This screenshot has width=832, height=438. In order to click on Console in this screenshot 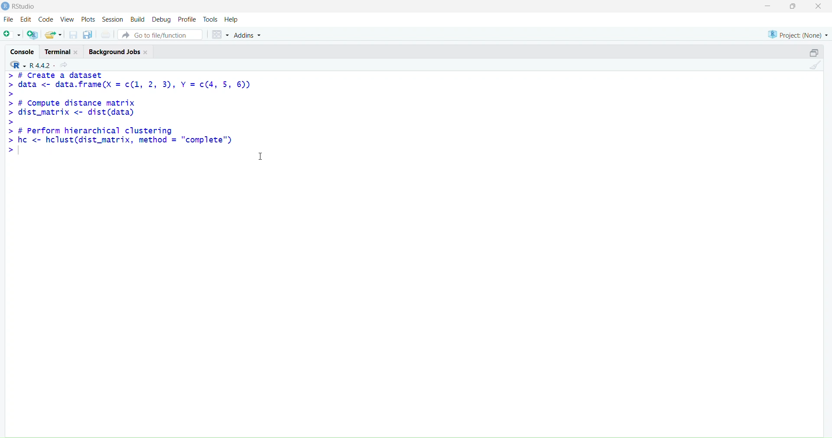, I will do `click(19, 52)`.